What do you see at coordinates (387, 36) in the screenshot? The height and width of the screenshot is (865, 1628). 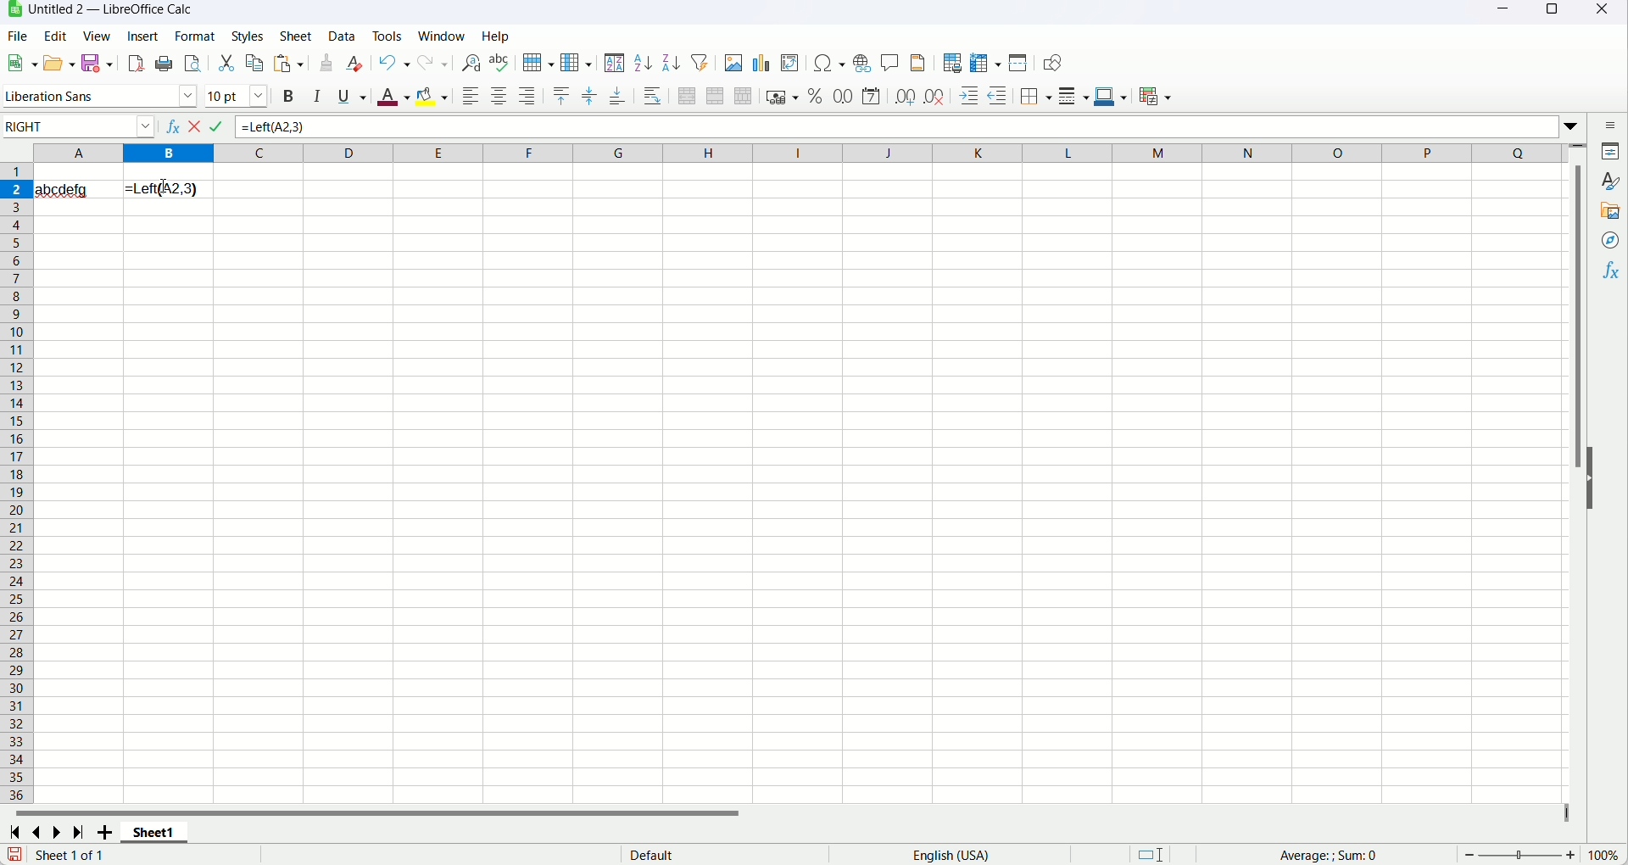 I see `tools` at bounding box center [387, 36].